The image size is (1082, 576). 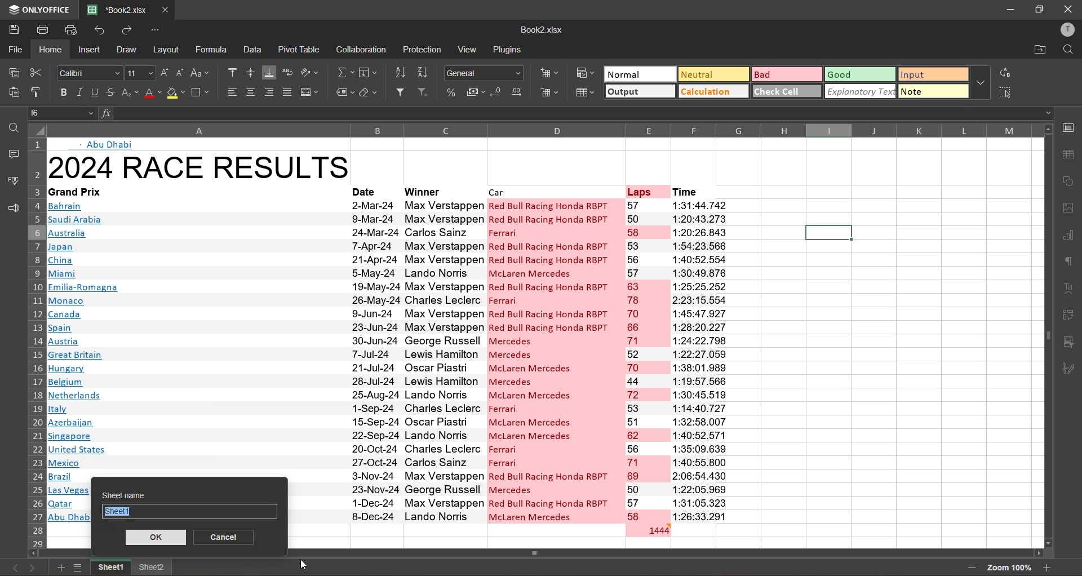 What do you see at coordinates (109, 568) in the screenshot?
I see `sheet names` at bounding box center [109, 568].